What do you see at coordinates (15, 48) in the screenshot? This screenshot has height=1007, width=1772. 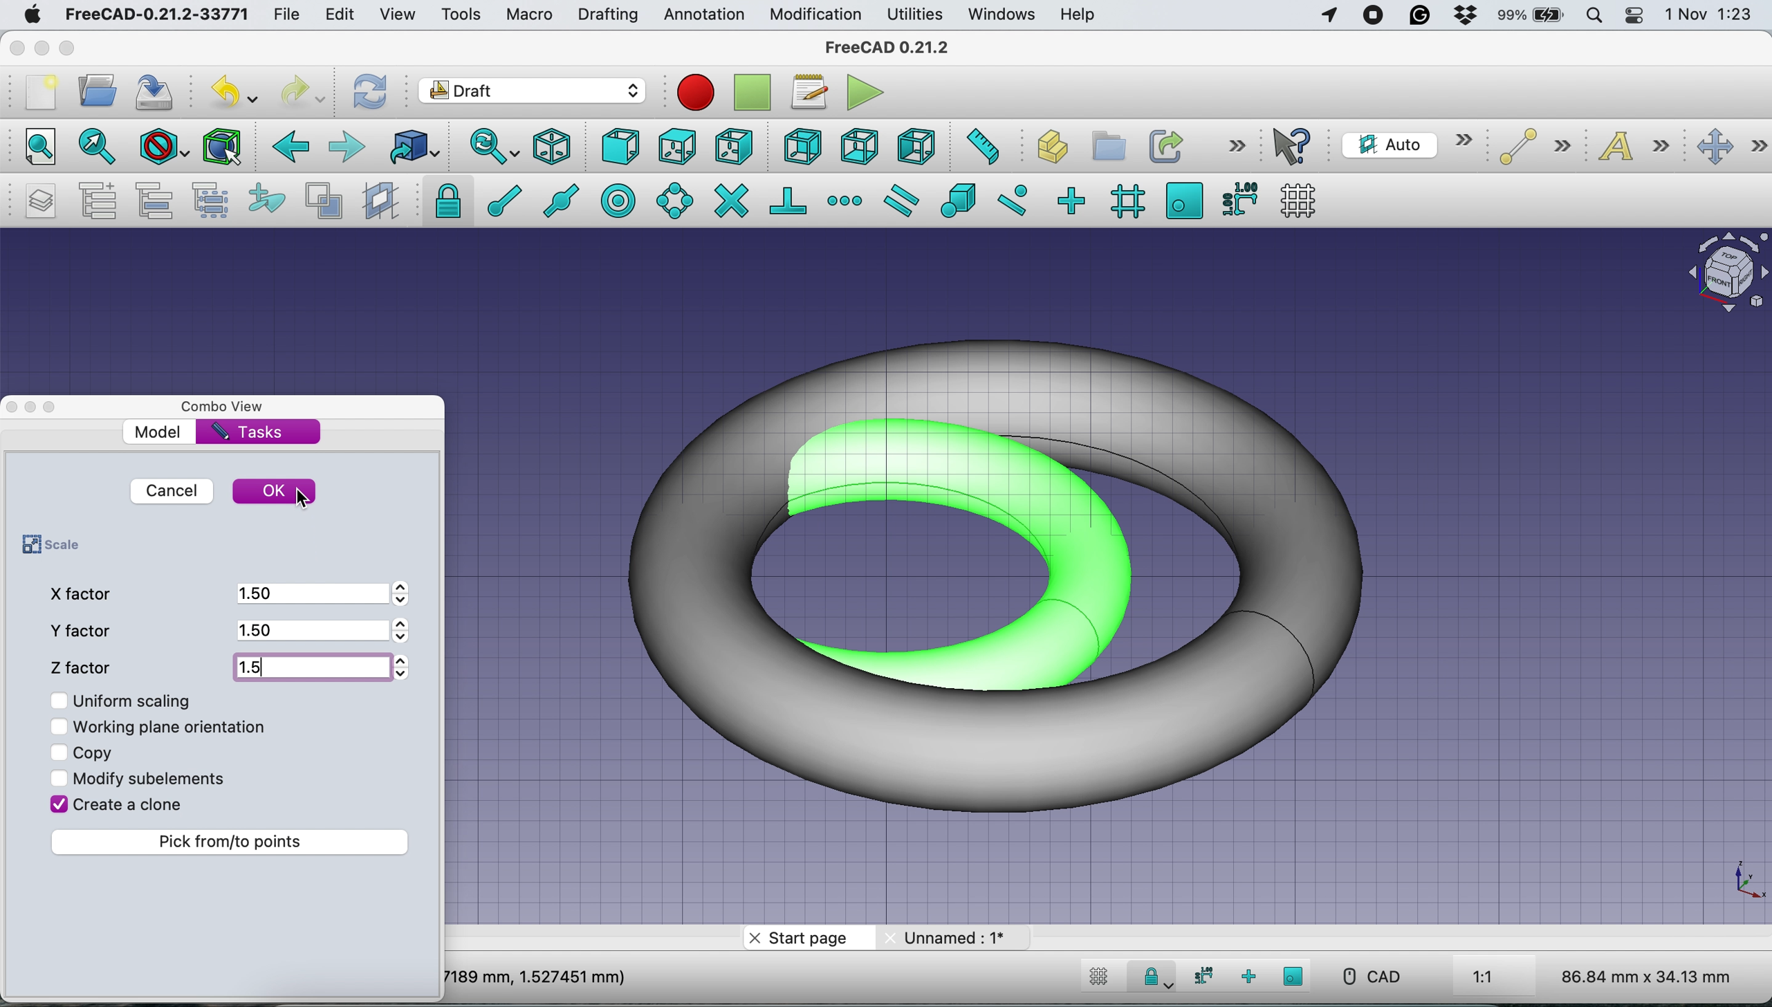 I see `close` at bounding box center [15, 48].